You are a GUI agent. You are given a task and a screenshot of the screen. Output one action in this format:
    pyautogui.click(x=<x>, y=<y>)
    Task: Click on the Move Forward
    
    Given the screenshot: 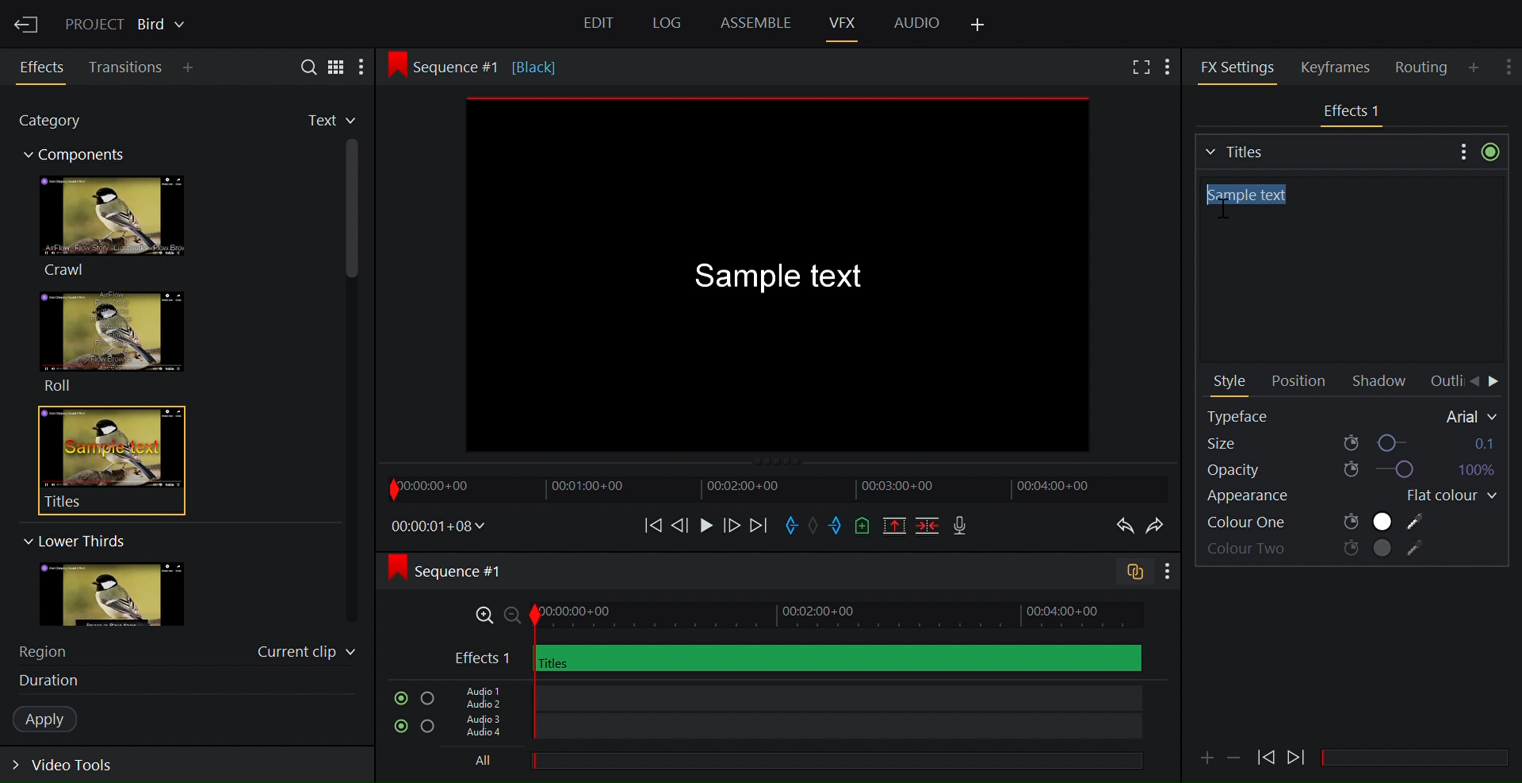 What is the action you would take?
    pyautogui.click(x=1495, y=383)
    